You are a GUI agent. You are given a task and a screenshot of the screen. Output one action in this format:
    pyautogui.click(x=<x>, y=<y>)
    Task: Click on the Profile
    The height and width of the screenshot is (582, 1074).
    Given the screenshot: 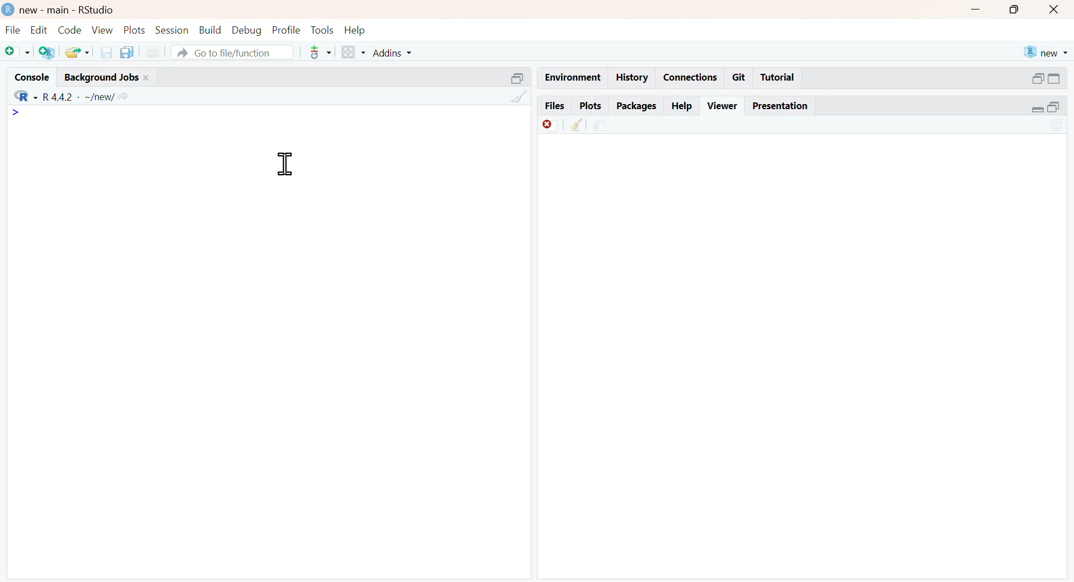 What is the action you would take?
    pyautogui.click(x=284, y=29)
    